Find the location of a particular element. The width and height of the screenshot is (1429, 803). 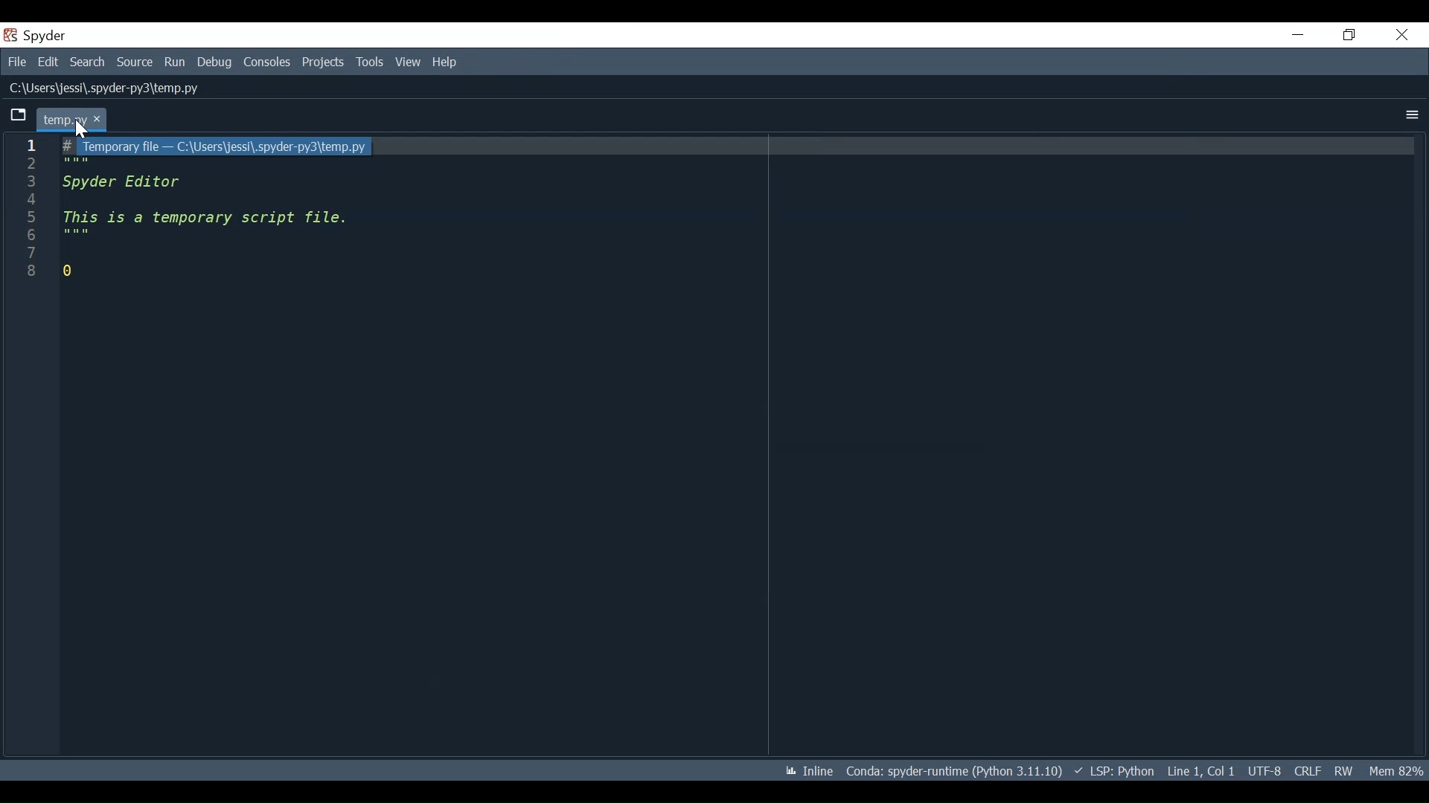

Source is located at coordinates (135, 62).